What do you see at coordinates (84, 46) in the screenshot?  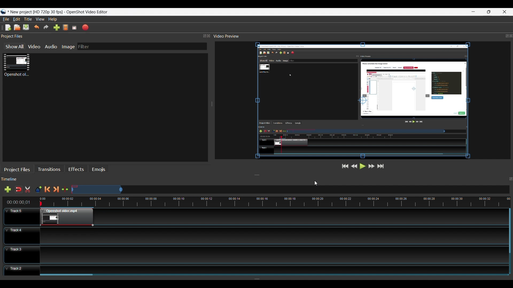 I see `Filter` at bounding box center [84, 46].